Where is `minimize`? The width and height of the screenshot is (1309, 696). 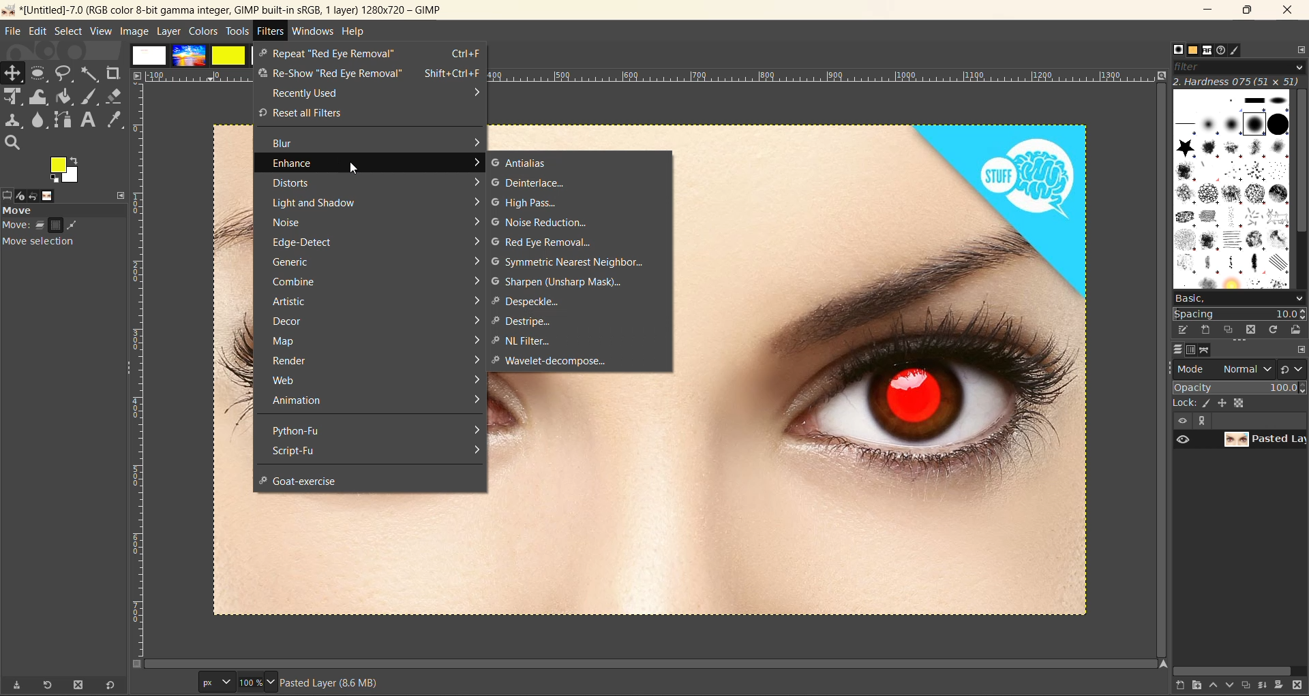 minimize is located at coordinates (1205, 12).